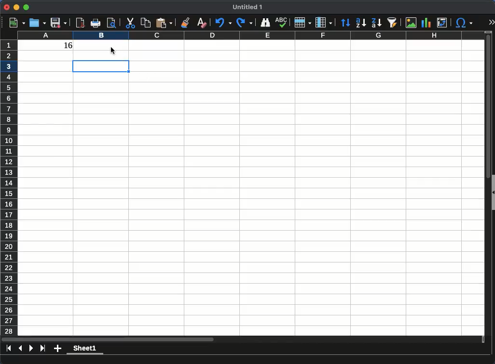  Describe the element at coordinates (244, 7) in the screenshot. I see `Untitled 1` at that location.